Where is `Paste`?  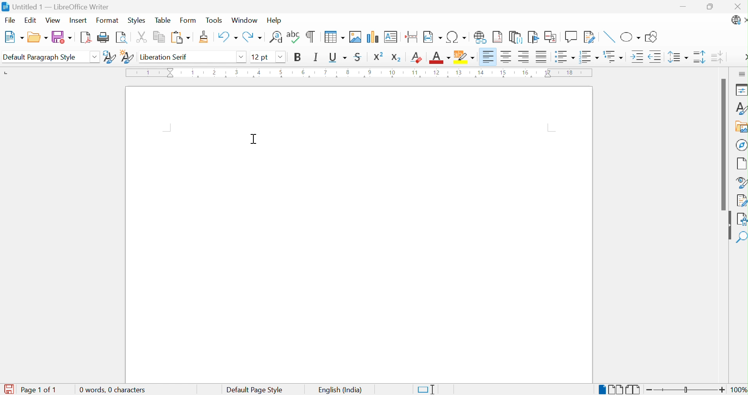
Paste is located at coordinates (181, 38).